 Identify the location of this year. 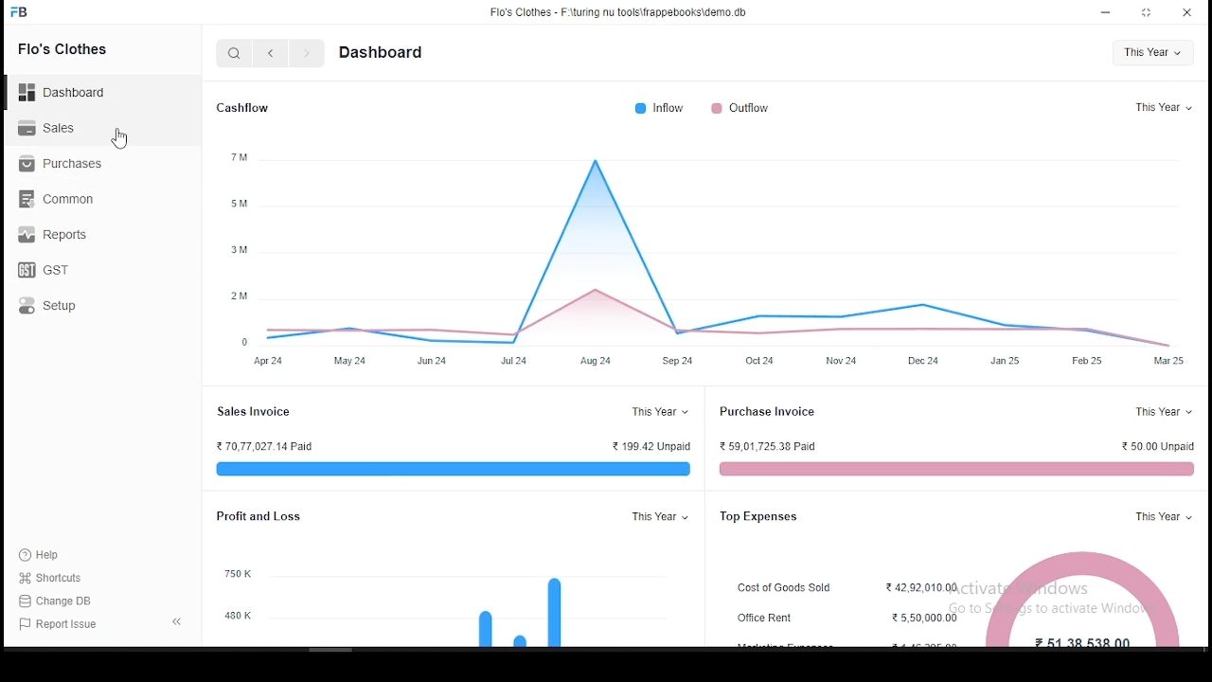
(657, 411).